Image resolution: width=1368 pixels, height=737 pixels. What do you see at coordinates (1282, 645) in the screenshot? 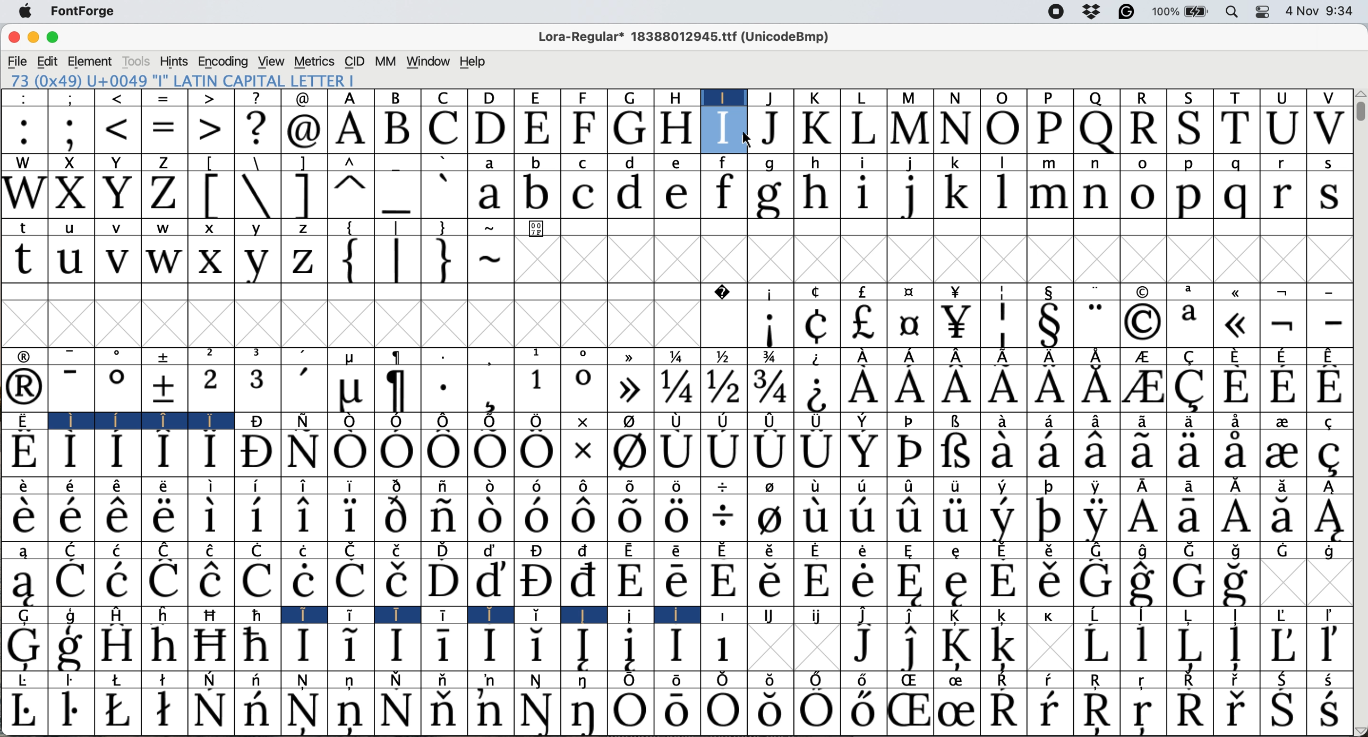
I see `Symbol` at bounding box center [1282, 645].